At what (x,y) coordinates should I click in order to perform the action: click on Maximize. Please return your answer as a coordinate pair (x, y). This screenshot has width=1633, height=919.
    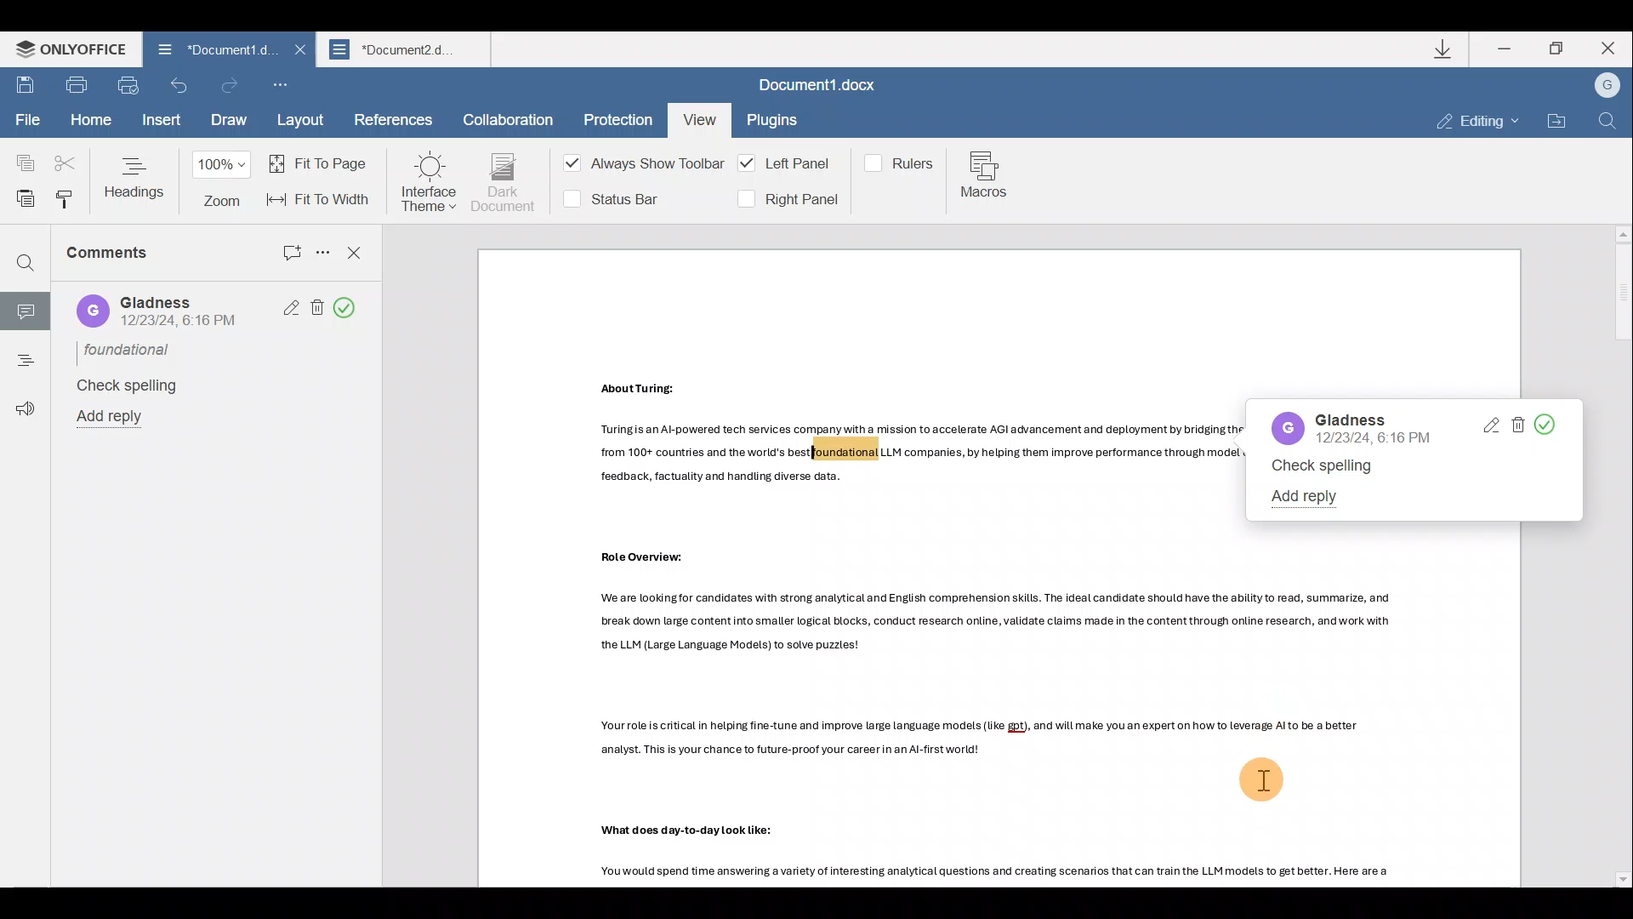
    Looking at the image, I should click on (1560, 49).